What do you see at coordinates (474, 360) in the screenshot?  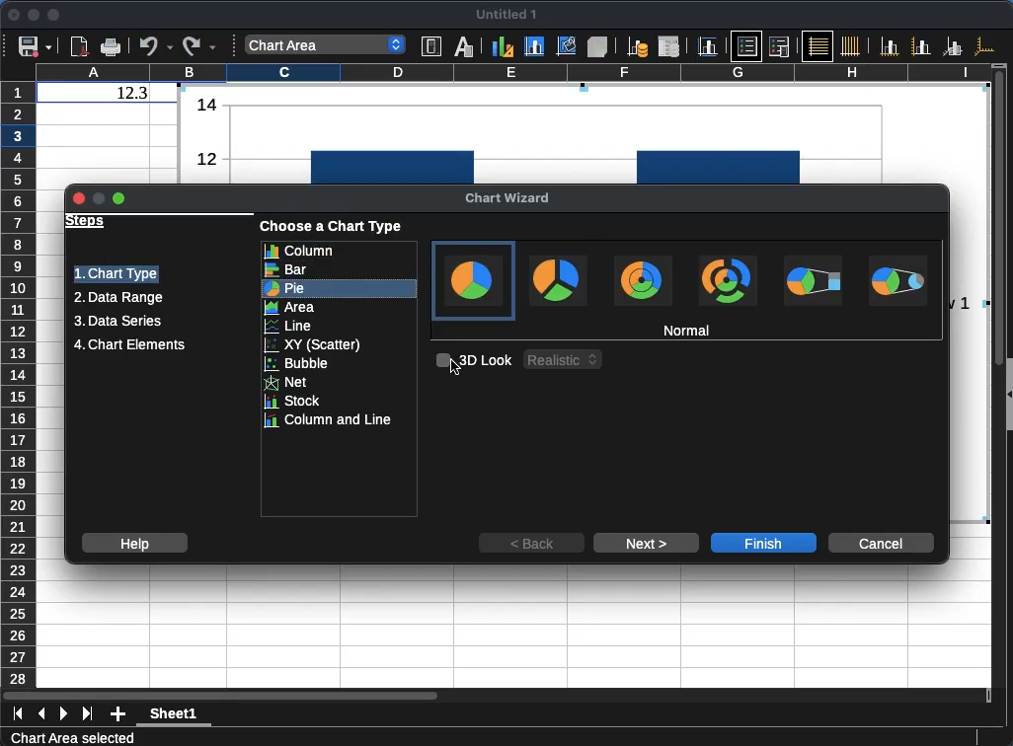 I see `3d look` at bounding box center [474, 360].